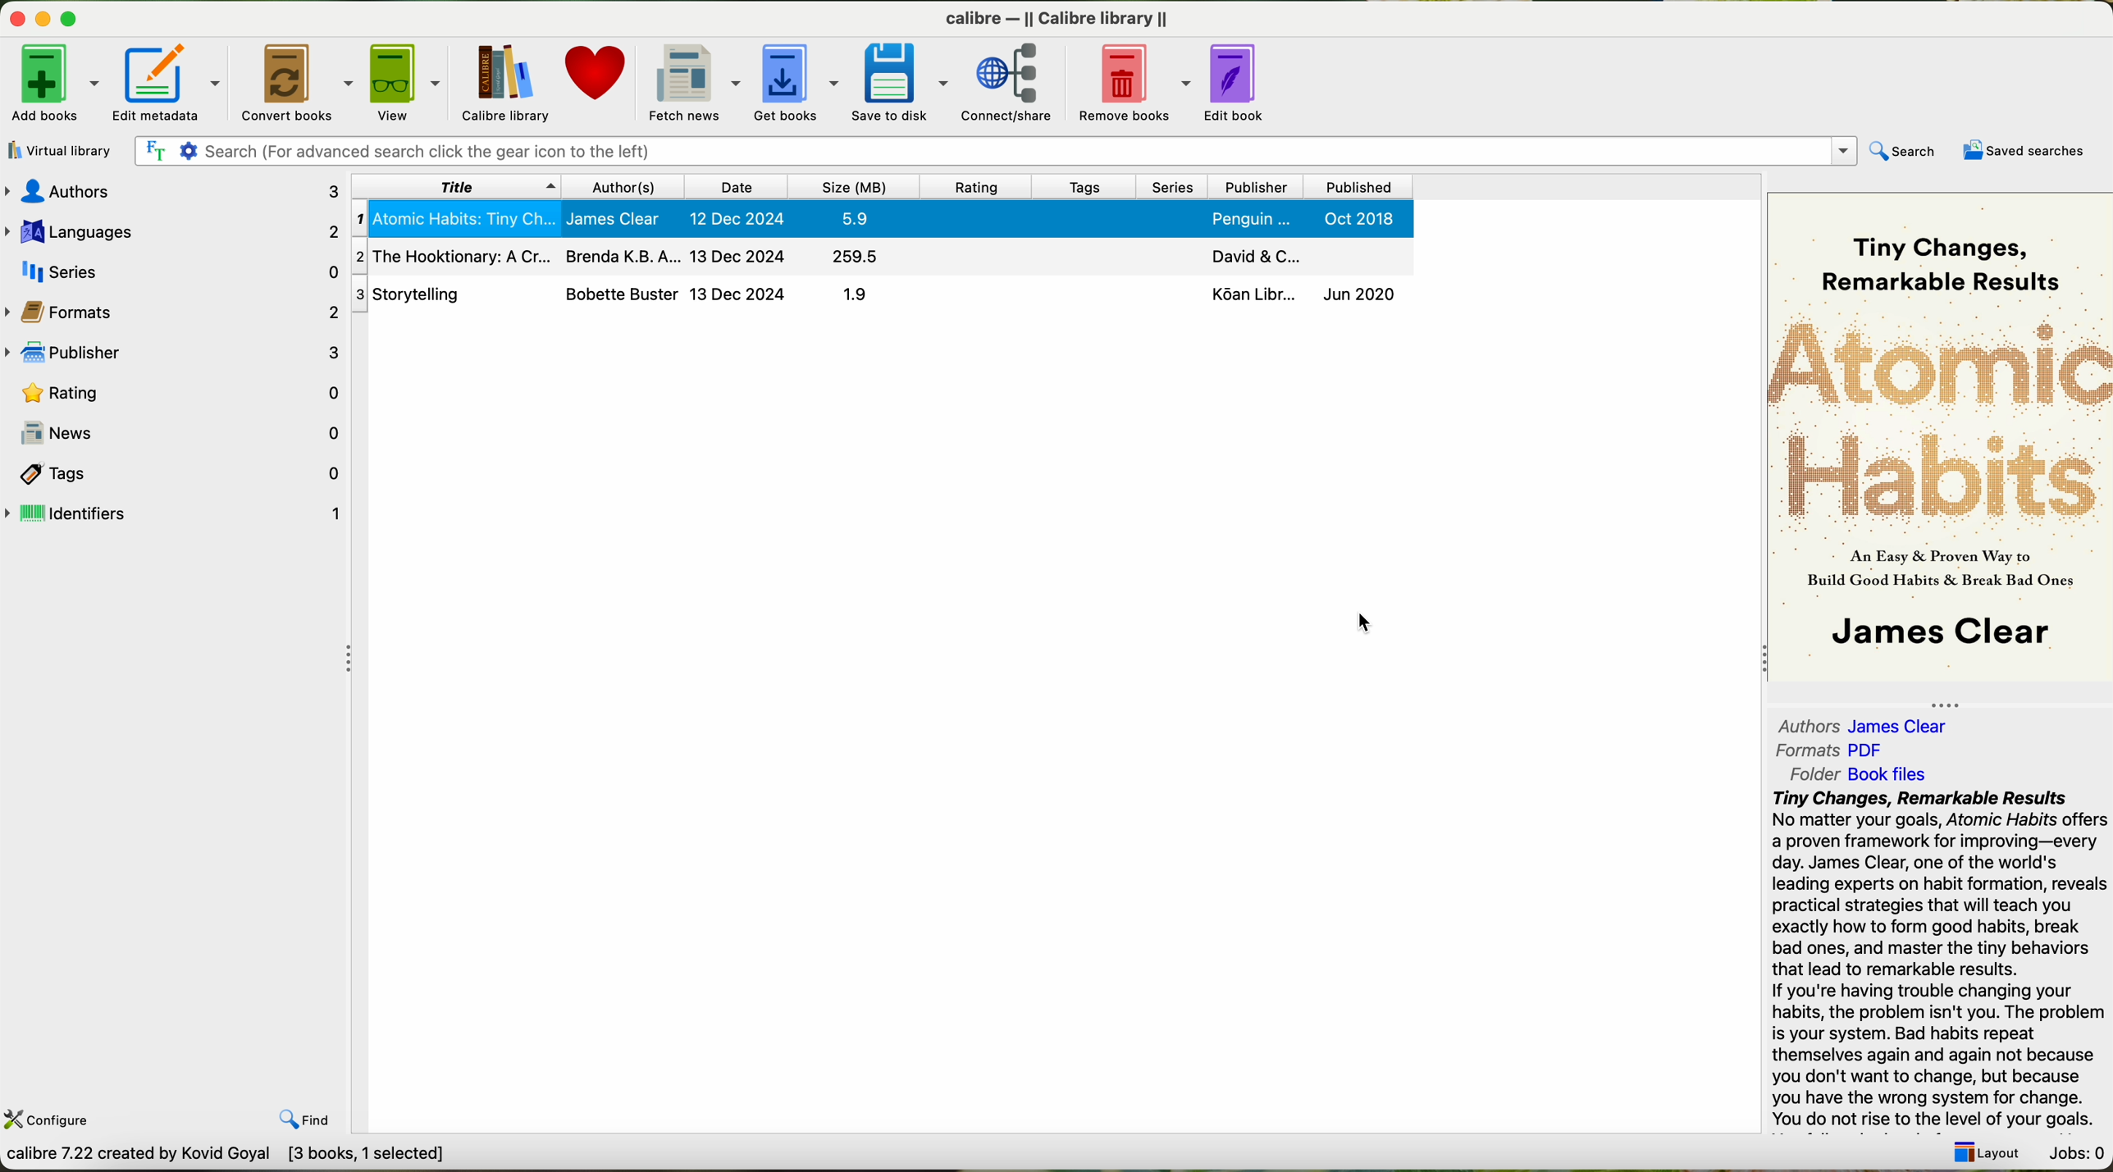 This screenshot has width=2113, height=1172. I want to click on Tiny Changes,
Remarkable Results, so click(1933, 249).